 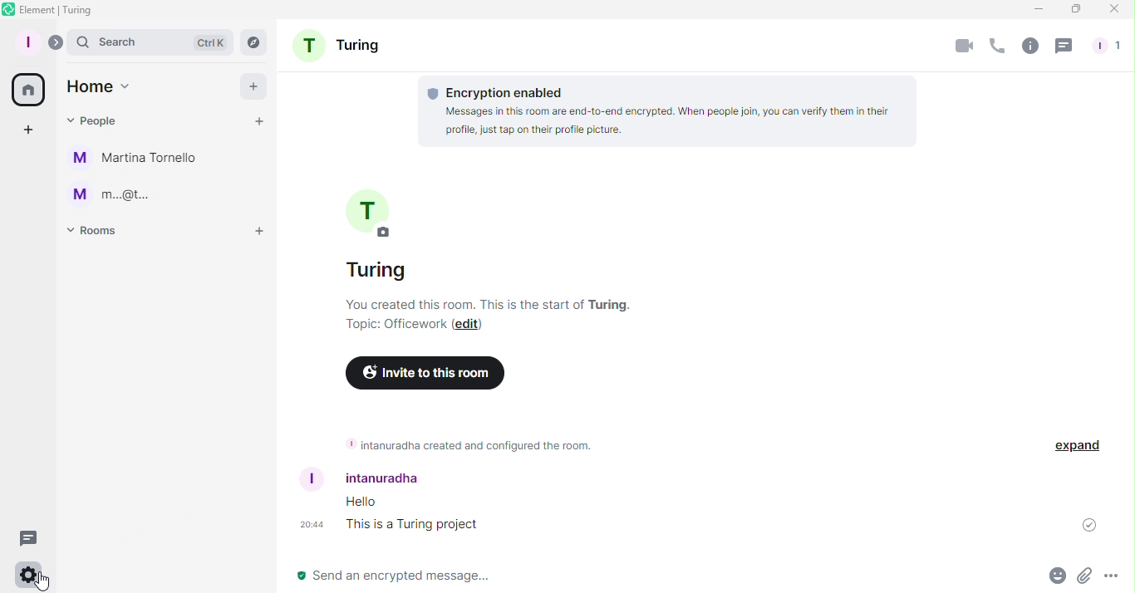 What do you see at coordinates (96, 233) in the screenshot?
I see `Rooms` at bounding box center [96, 233].